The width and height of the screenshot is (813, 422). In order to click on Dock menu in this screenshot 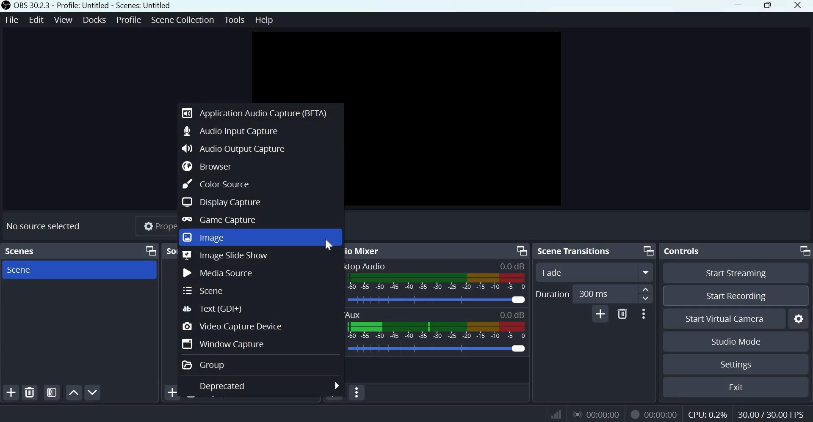, I will do `click(149, 252)`.